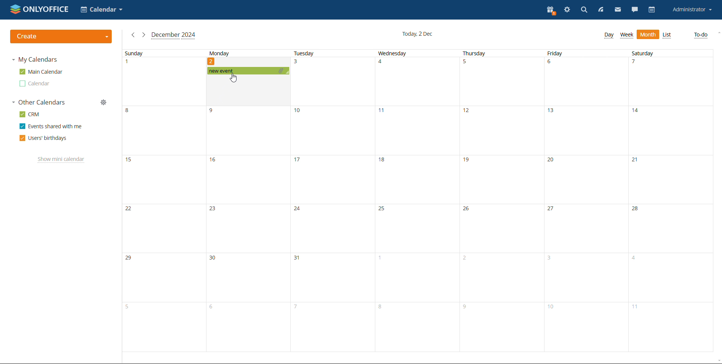 This screenshot has width=722, height=364. What do you see at coordinates (384, 112) in the screenshot?
I see `11` at bounding box center [384, 112].